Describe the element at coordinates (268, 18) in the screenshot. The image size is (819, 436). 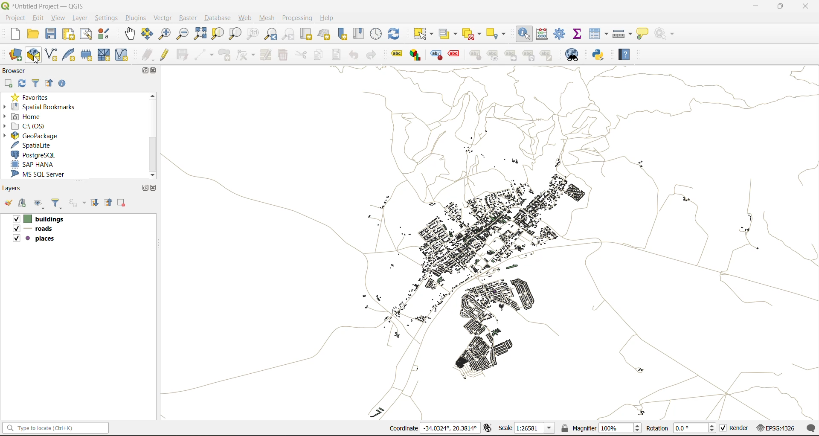
I see `mesh` at that location.